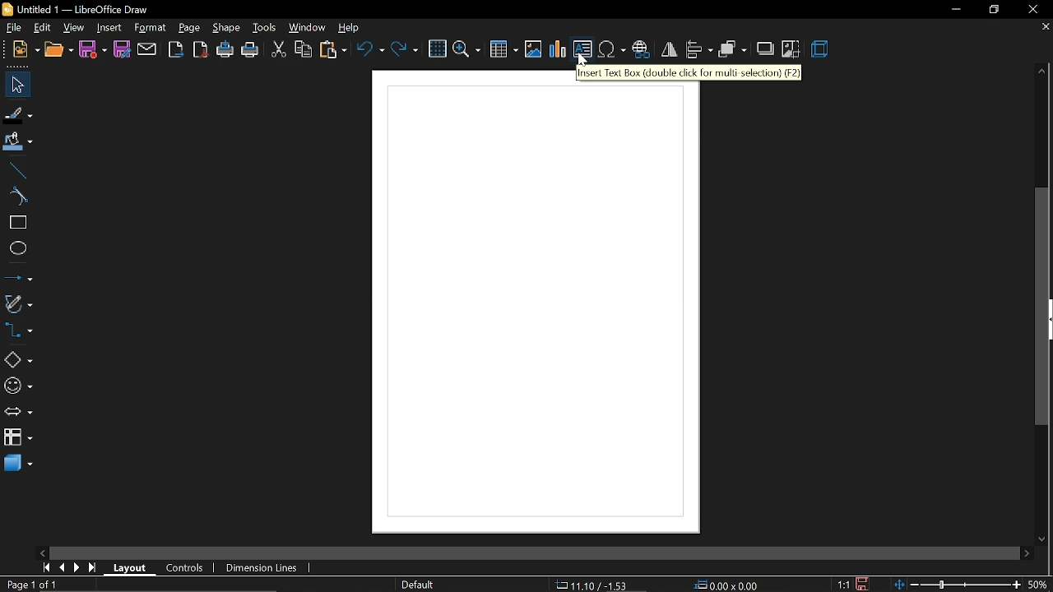 The image size is (1053, 592). Describe the element at coordinates (17, 468) in the screenshot. I see `3d shapes` at that location.